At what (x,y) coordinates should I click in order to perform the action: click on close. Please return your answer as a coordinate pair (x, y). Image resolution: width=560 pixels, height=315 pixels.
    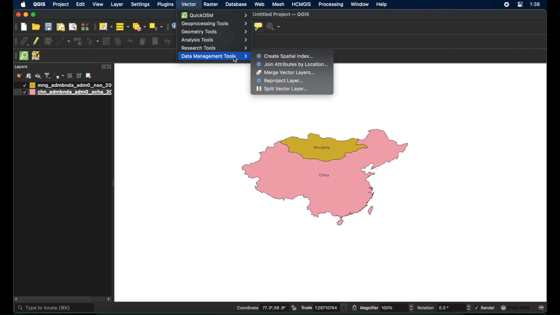
    Looking at the image, I should click on (111, 67).